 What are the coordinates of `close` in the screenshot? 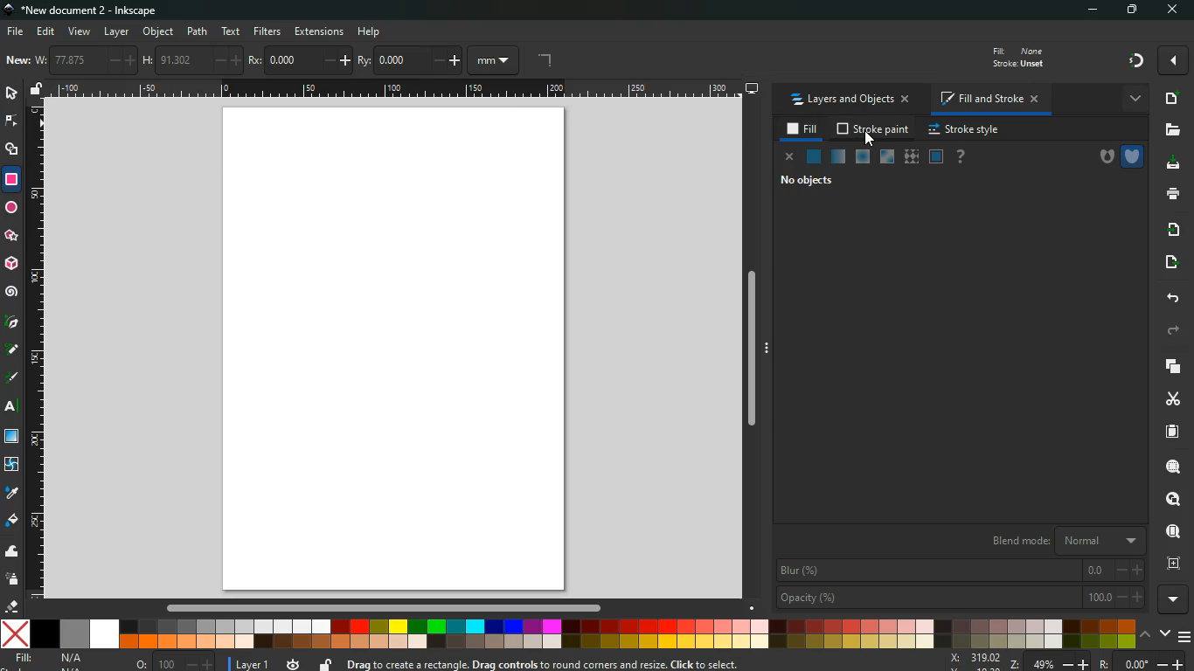 It's located at (788, 158).